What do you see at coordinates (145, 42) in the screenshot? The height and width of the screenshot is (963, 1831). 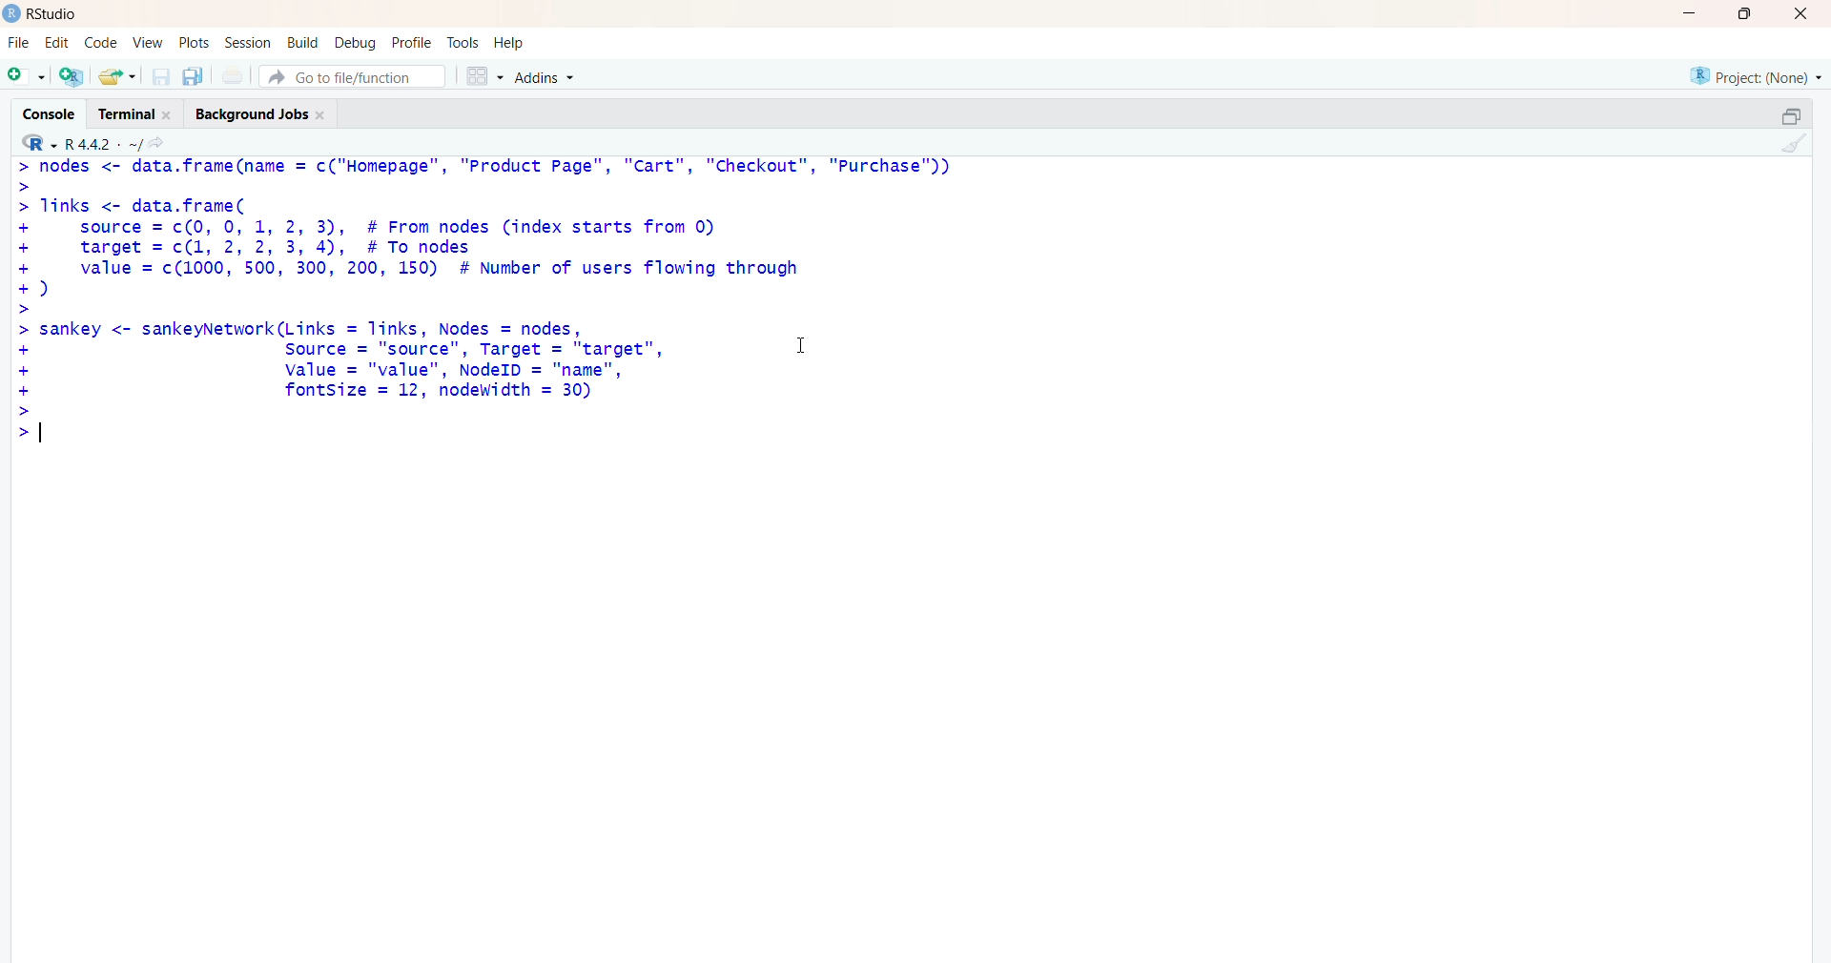 I see `view` at bounding box center [145, 42].